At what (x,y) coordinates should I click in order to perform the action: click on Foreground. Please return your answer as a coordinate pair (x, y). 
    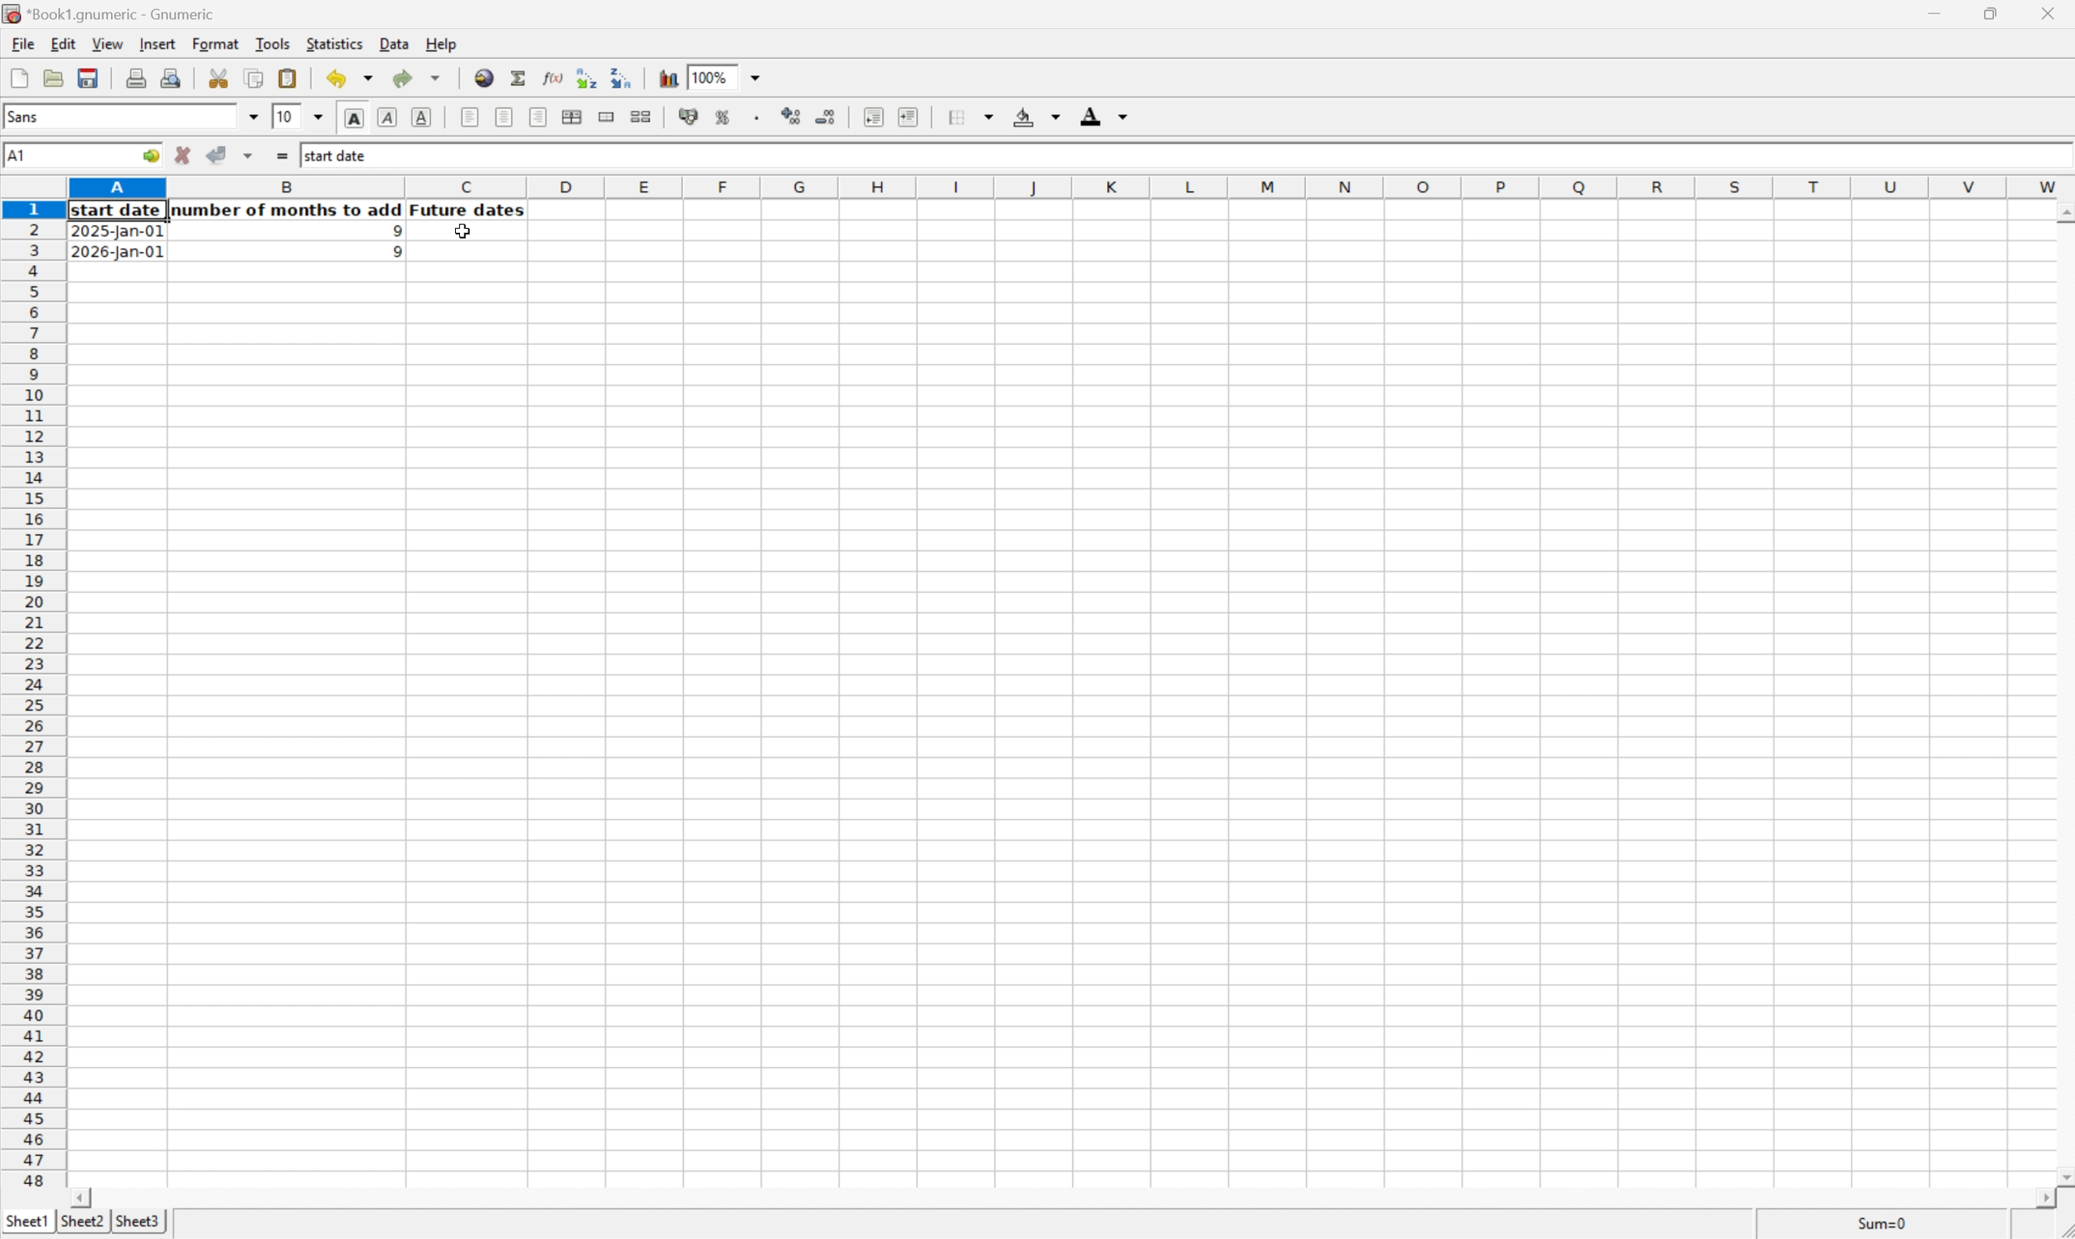
    Looking at the image, I should click on (1106, 115).